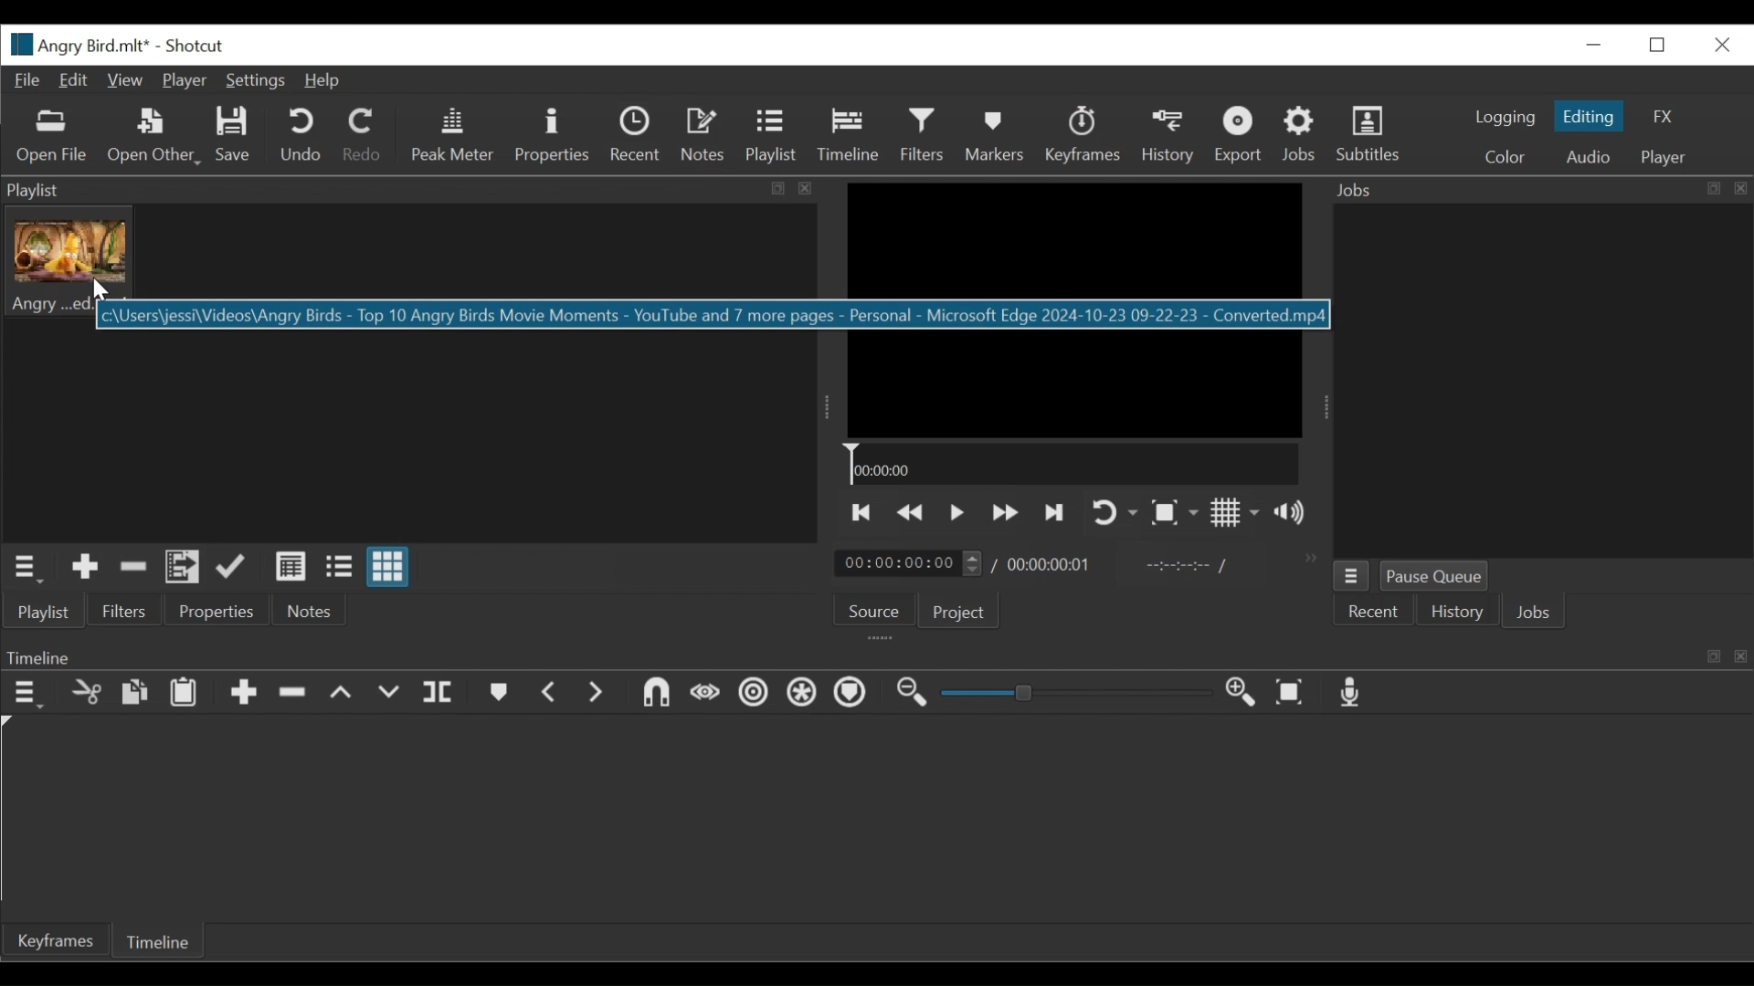 The height and width of the screenshot is (986, 1754). What do you see at coordinates (703, 132) in the screenshot?
I see `Notes` at bounding box center [703, 132].